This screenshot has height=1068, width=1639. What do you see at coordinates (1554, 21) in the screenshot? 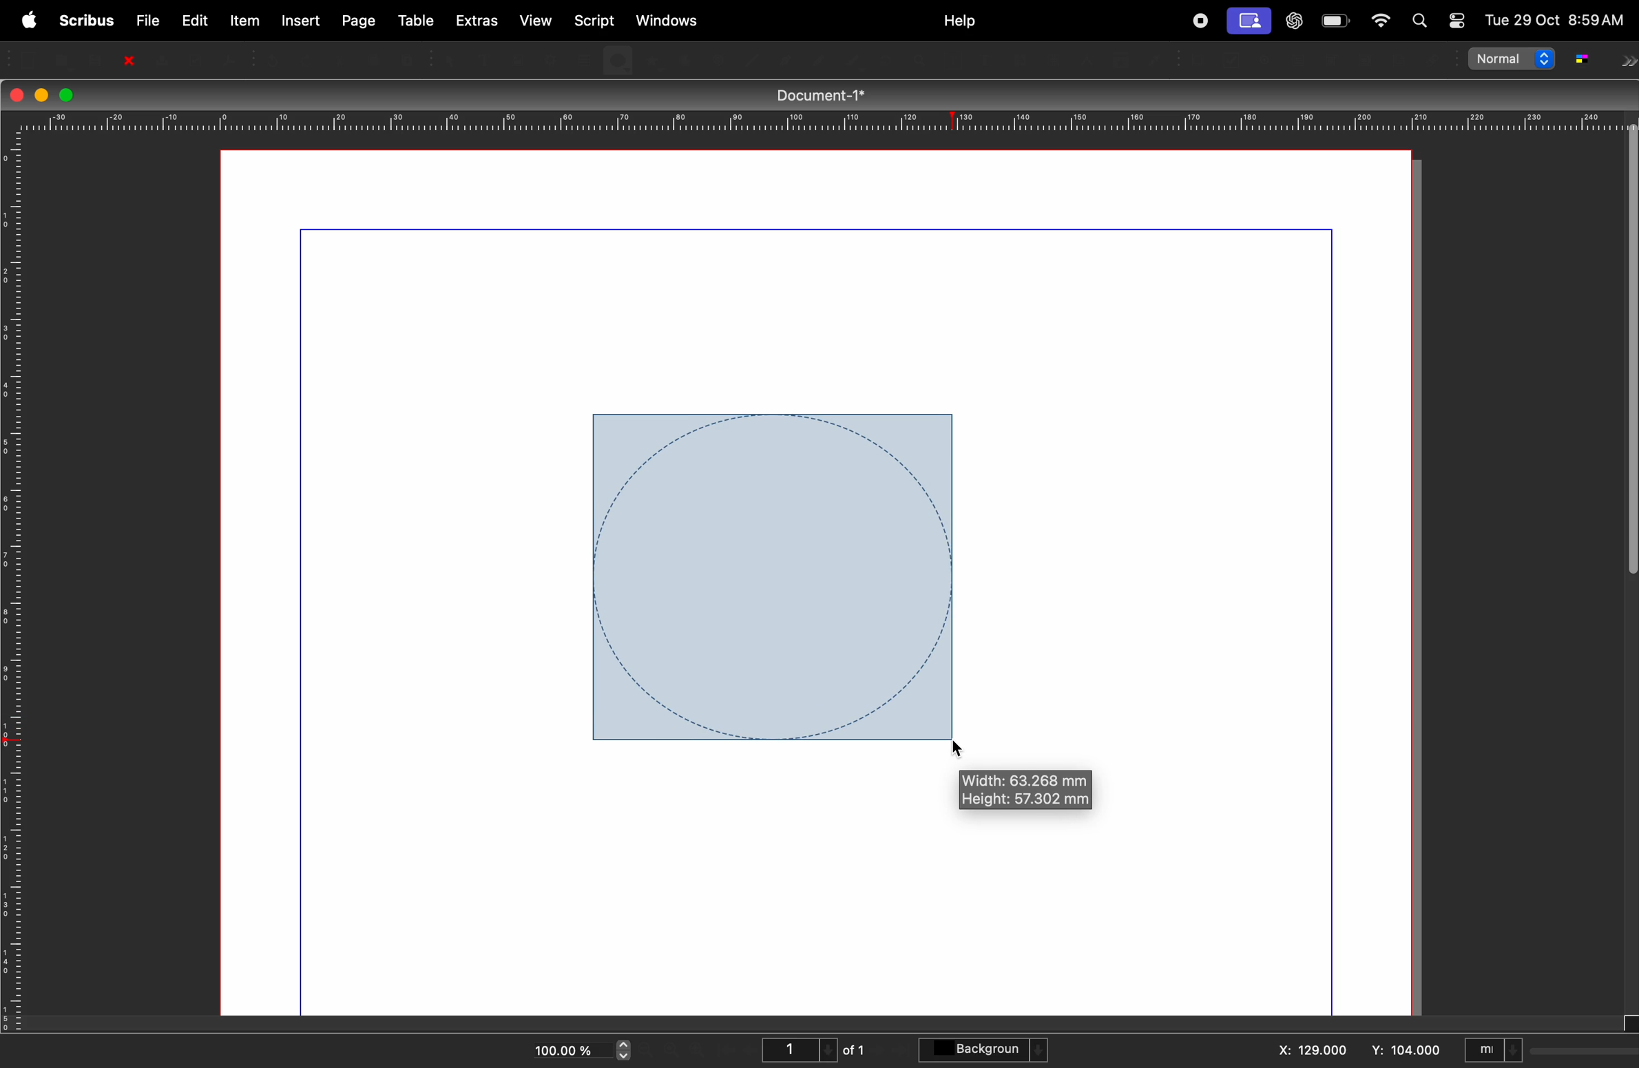
I see `Tue 29 Oct 8:59AM` at bounding box center [1554, 21].